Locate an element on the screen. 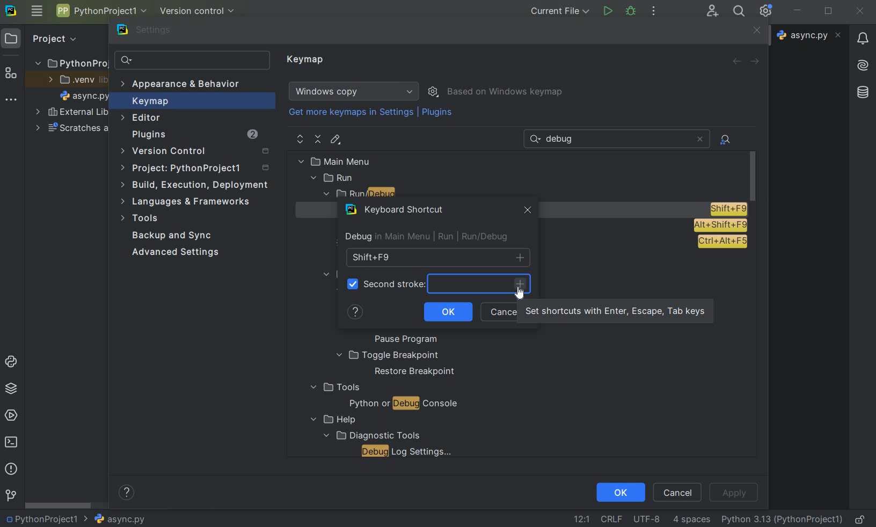  run is located at coordinates (607, 11).